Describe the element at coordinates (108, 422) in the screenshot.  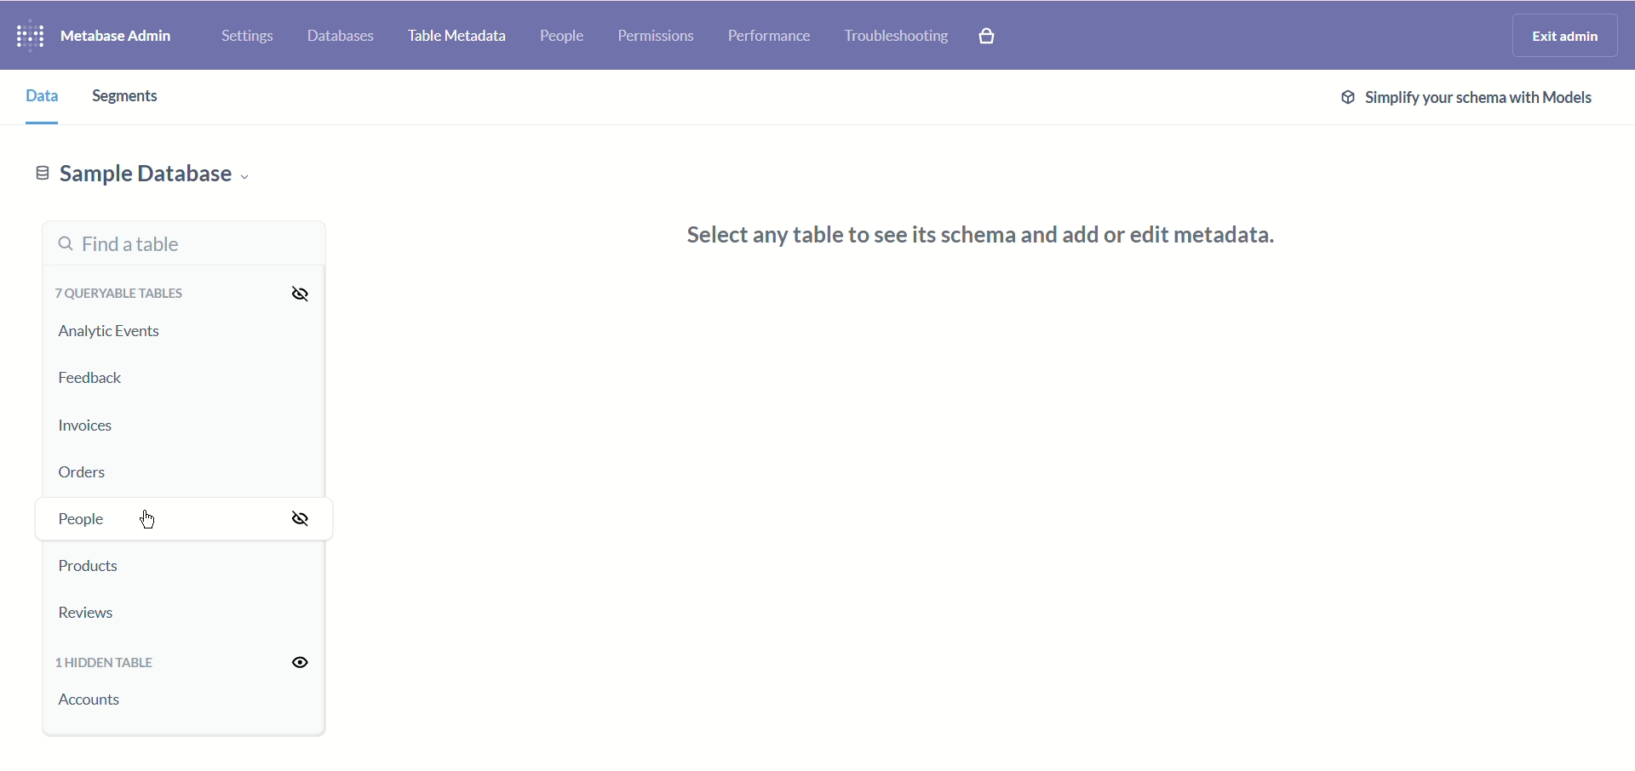
I see `Invoices` at that location.